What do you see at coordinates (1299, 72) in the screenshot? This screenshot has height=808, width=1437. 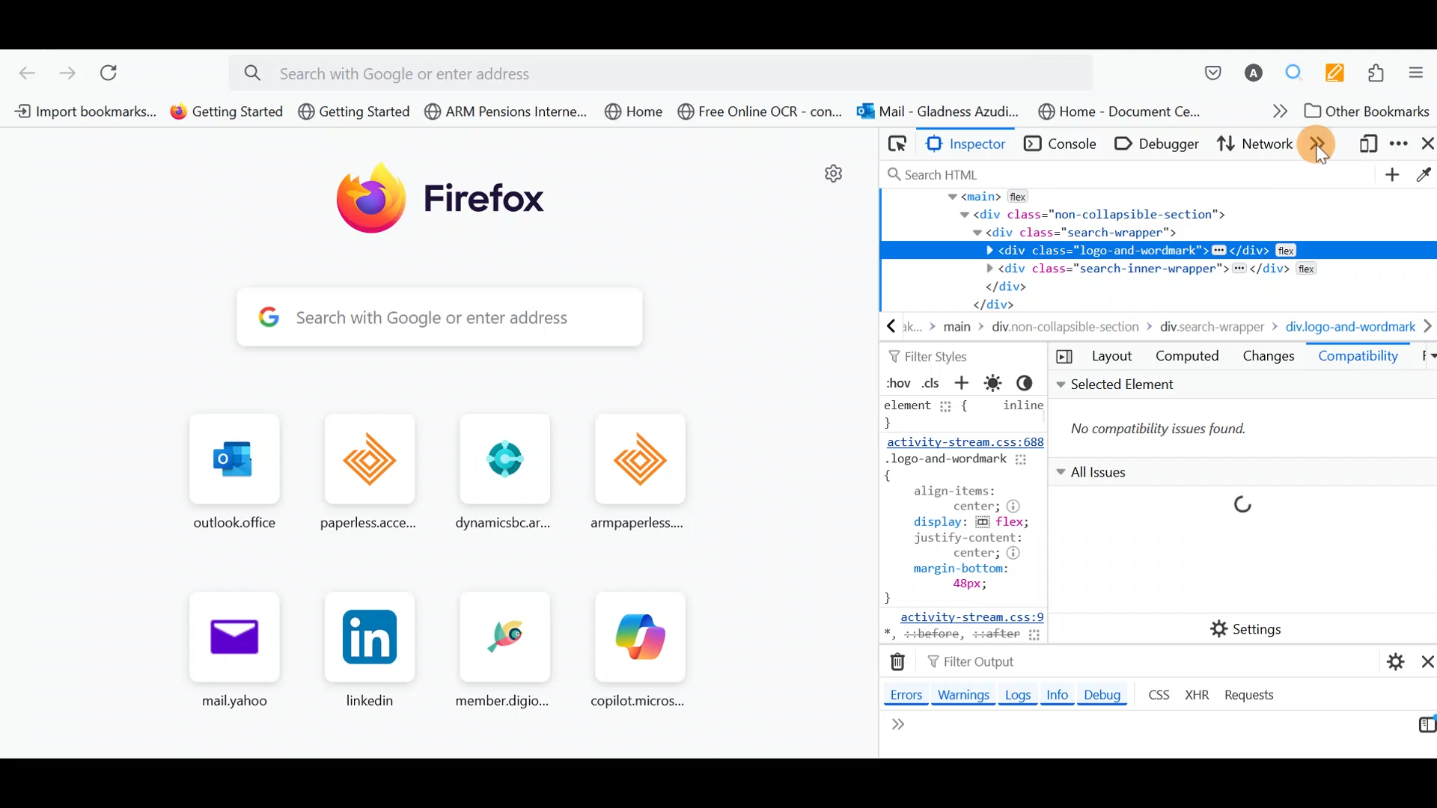 I see `Multiple search & highlight` at bounding box center [1299, 72].